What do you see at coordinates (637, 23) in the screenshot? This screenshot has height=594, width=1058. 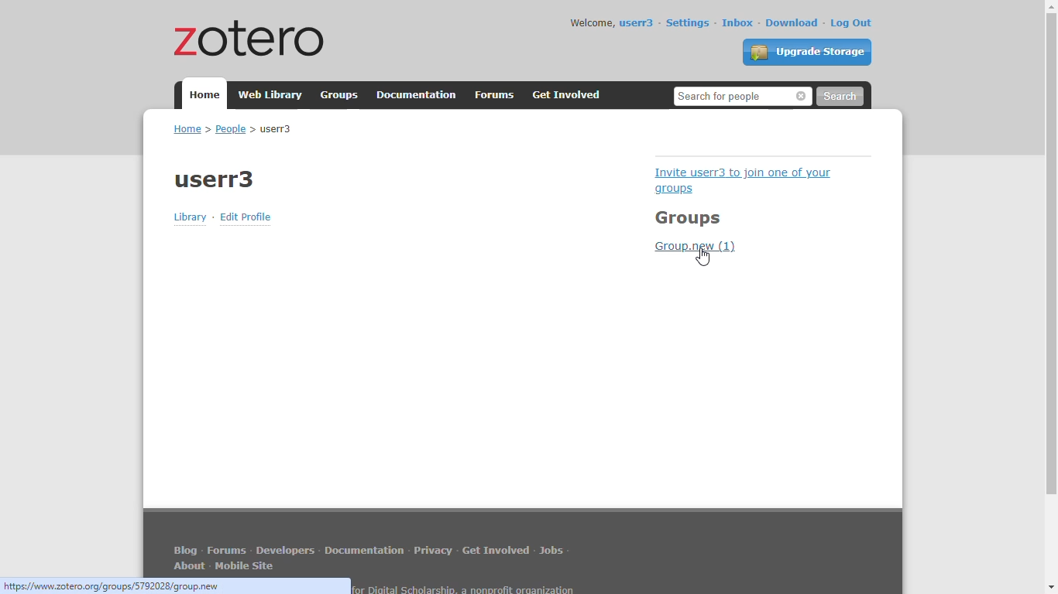 I see `userr3` at bounding box center [637, 23].